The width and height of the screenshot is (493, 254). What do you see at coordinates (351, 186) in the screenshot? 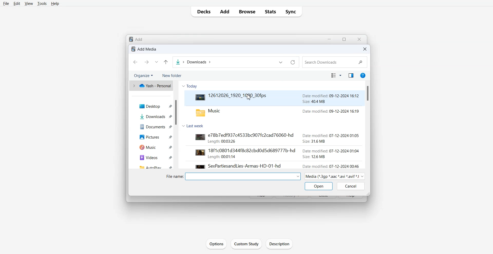
I see `Cancel` at bounding box center [351, 186].